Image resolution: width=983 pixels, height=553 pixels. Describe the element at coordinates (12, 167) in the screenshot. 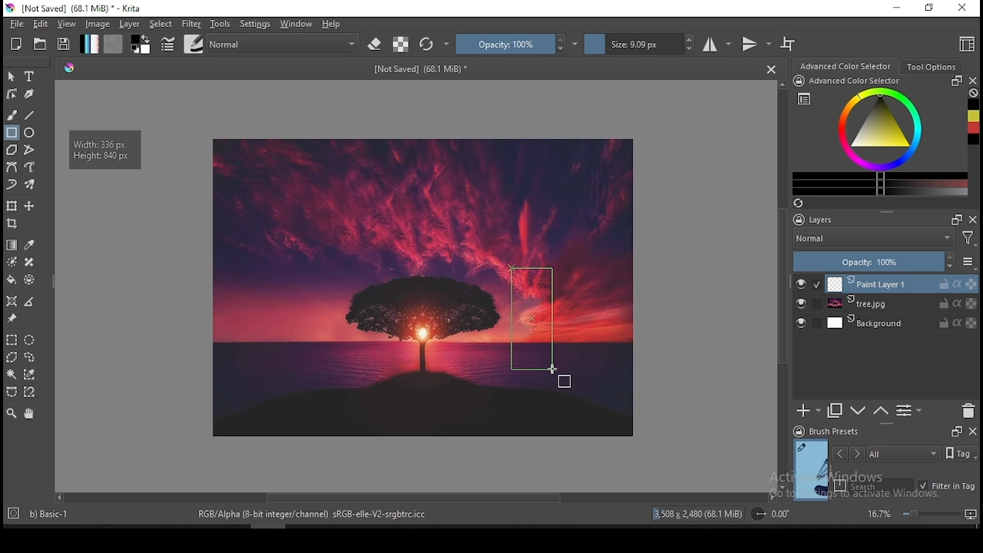

I see `bezier curve tool` at that location.